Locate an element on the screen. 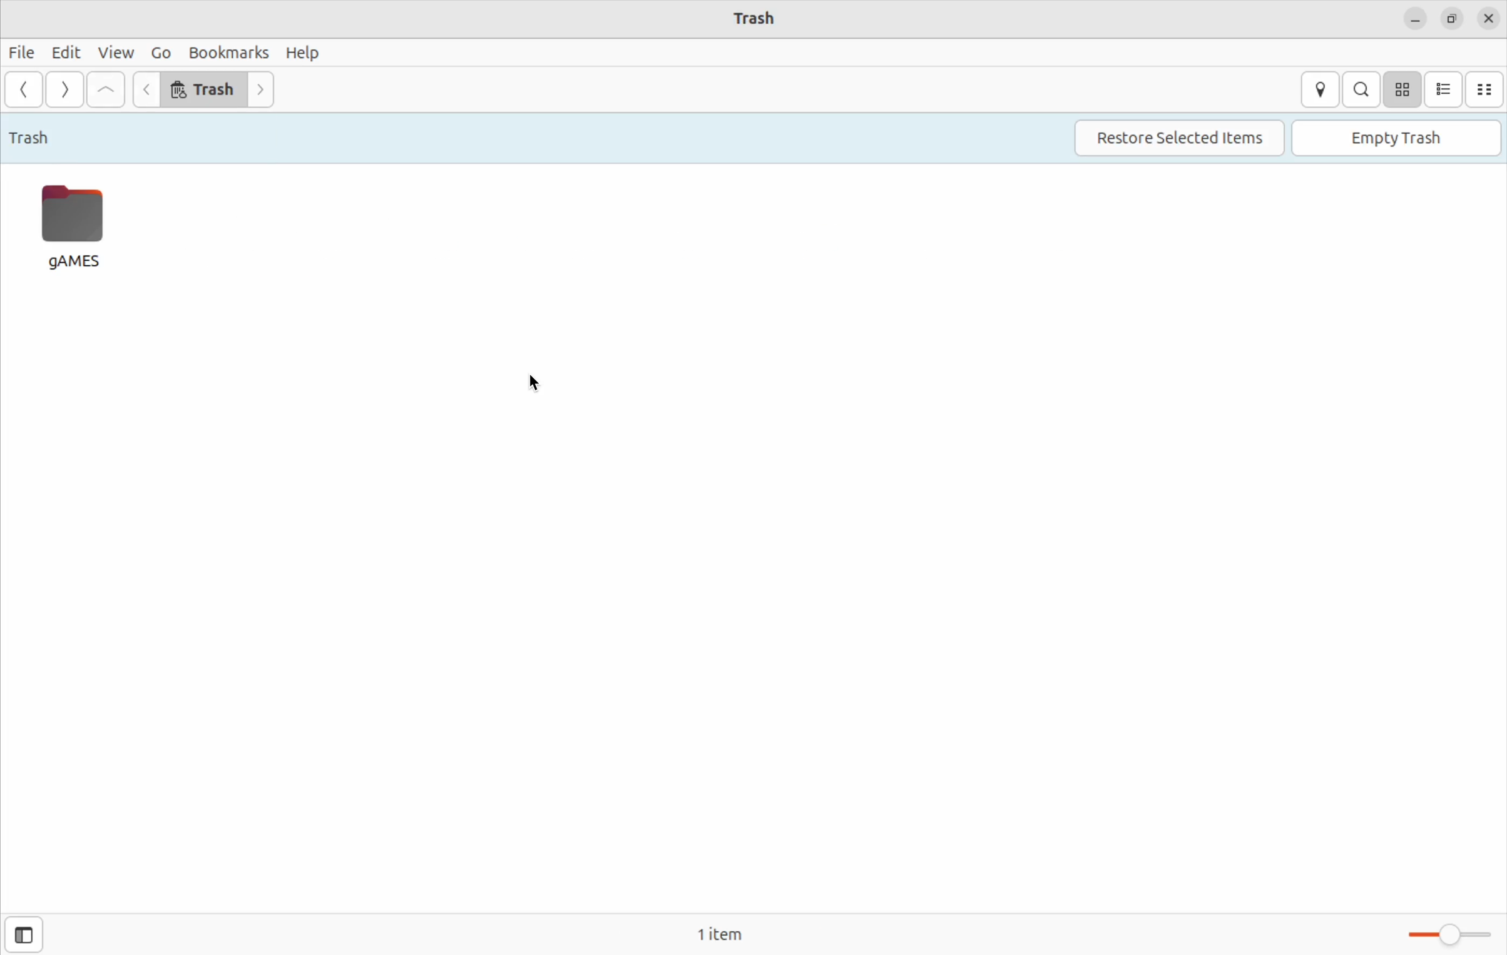  games is located at coordinates (76, 227).